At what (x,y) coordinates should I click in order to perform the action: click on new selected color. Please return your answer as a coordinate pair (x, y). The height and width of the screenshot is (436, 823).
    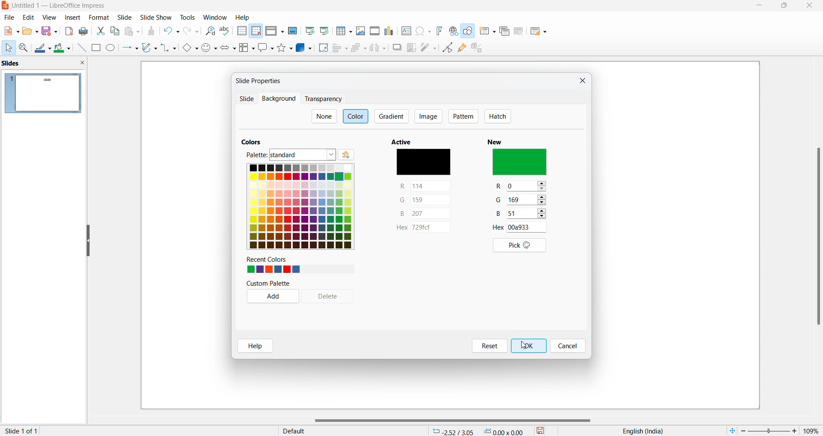
    Looking at the image, I should click on (521, 163).